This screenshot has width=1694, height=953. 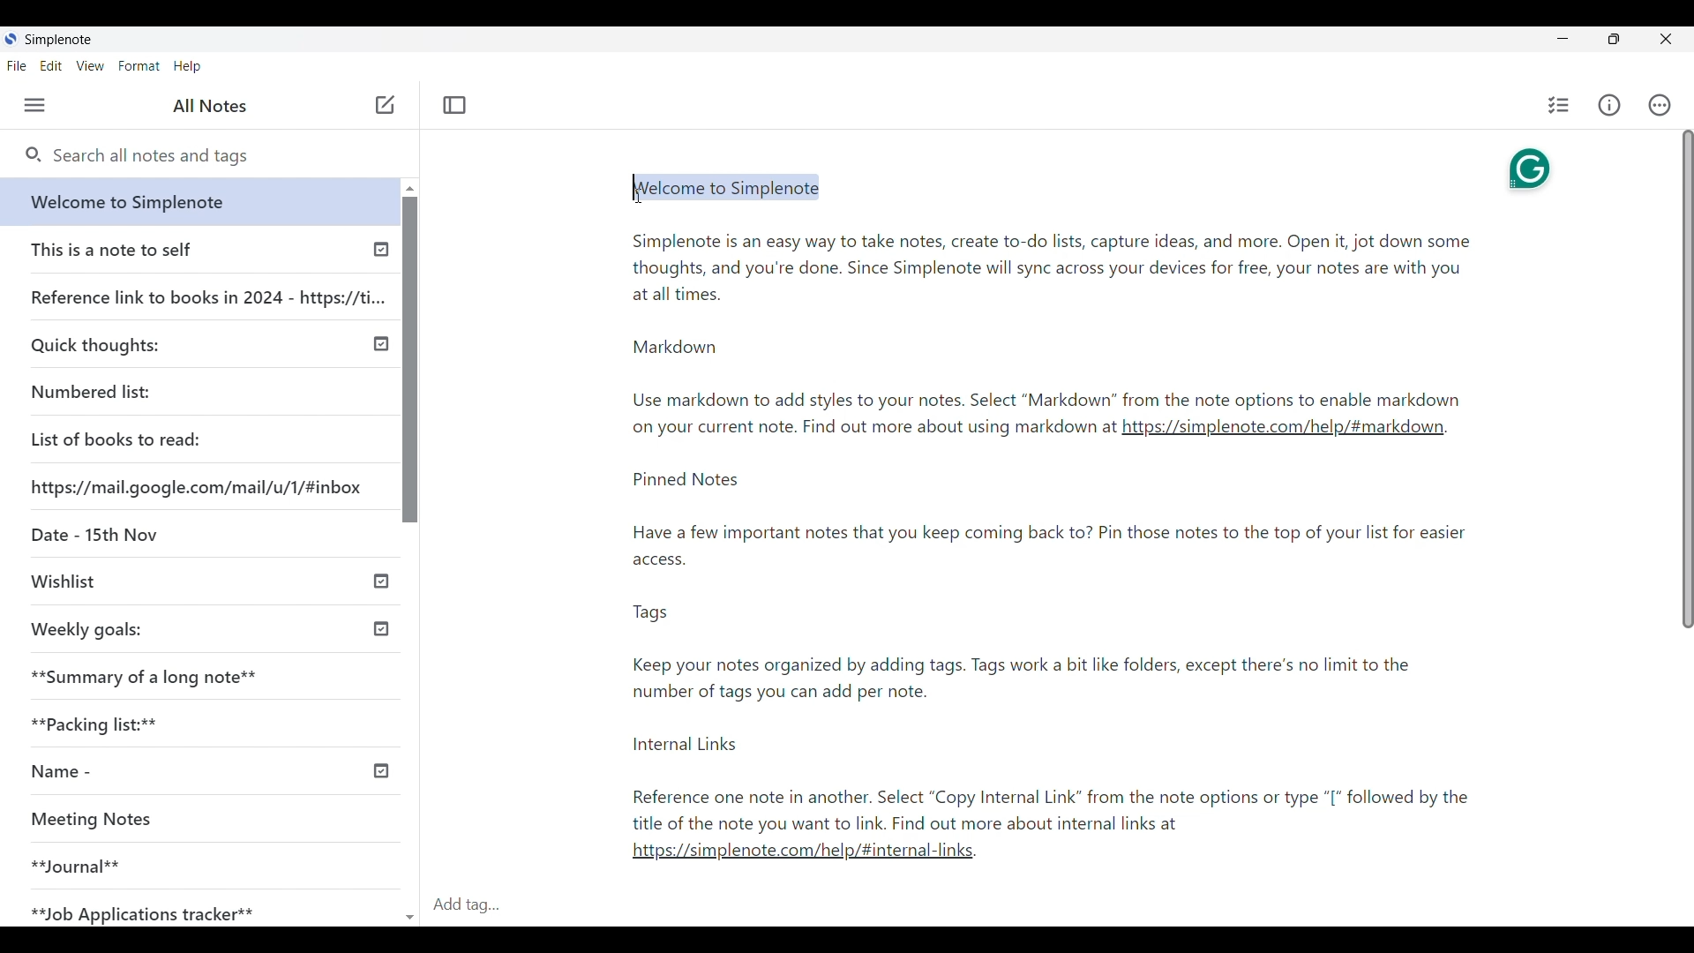 What do you see at coordinates (1687, 381) in the screenshot?
I see `Vertical slide bar` at bounding box center [1687, 381].